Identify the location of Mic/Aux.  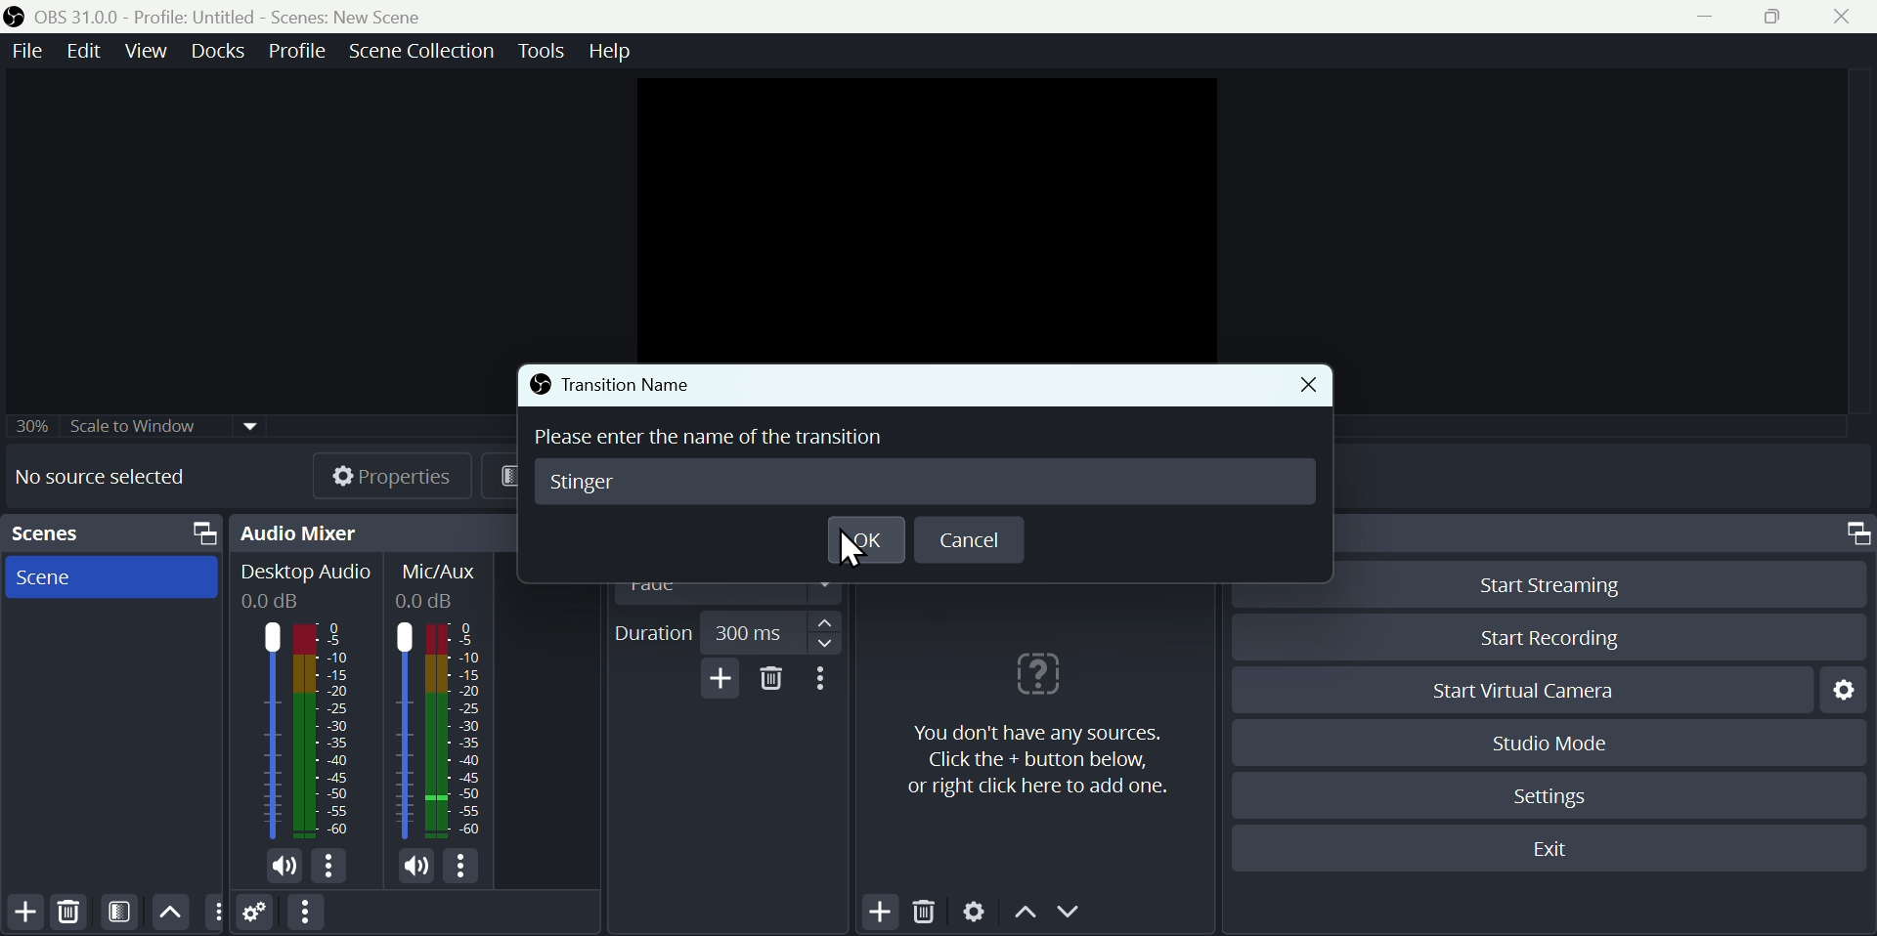
(438, 581).